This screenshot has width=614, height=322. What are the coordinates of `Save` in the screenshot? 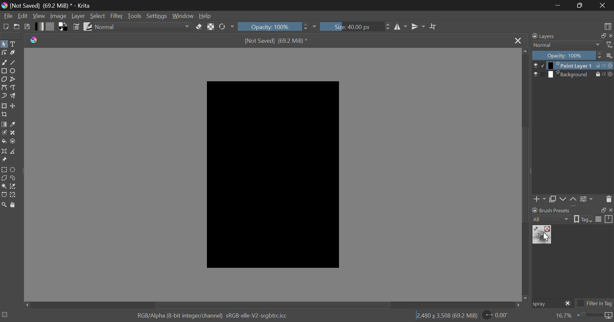 It's located at (27, 26).